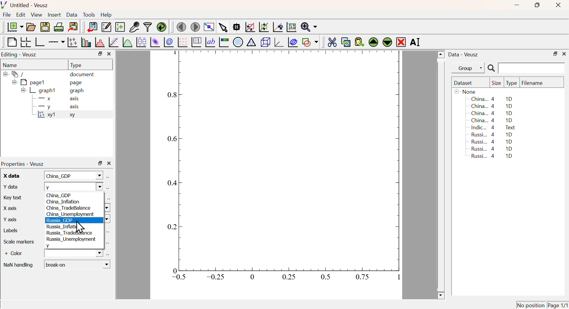 The image size is (569, 309). Describe the element at coordinates (77, 265) in the screenshot. I see `Break-on` at that location.